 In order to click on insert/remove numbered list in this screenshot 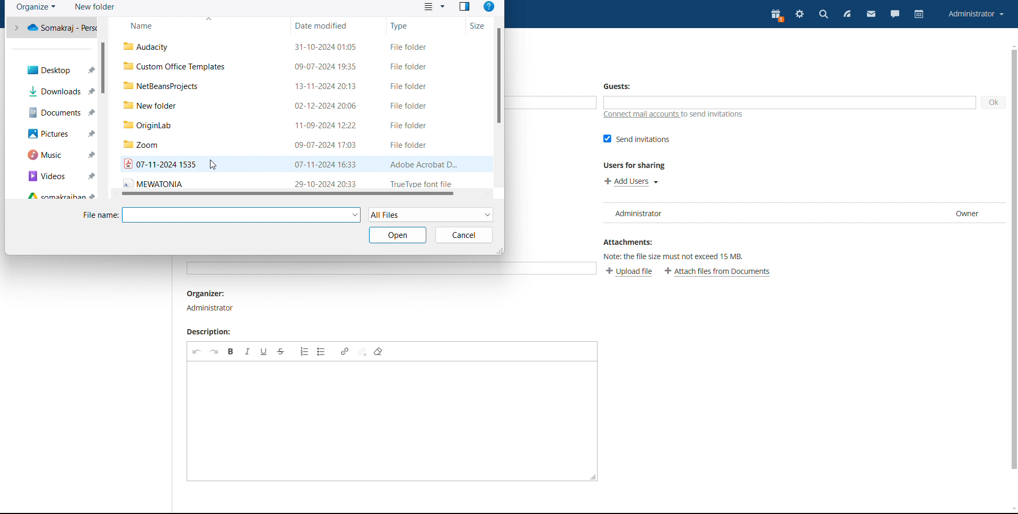, I will do `click(304, 351)`.